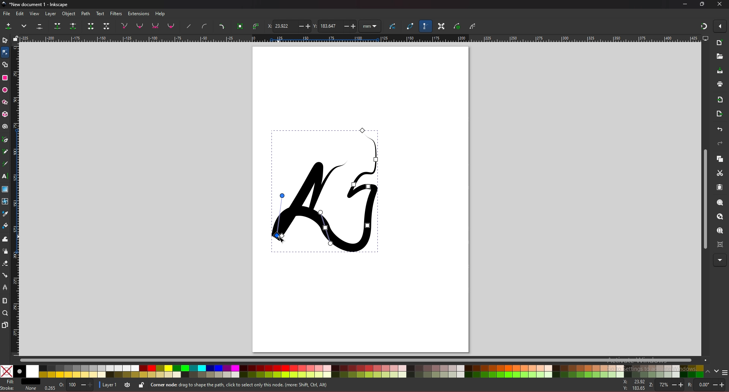  I want to click on more, so click(25, 25).